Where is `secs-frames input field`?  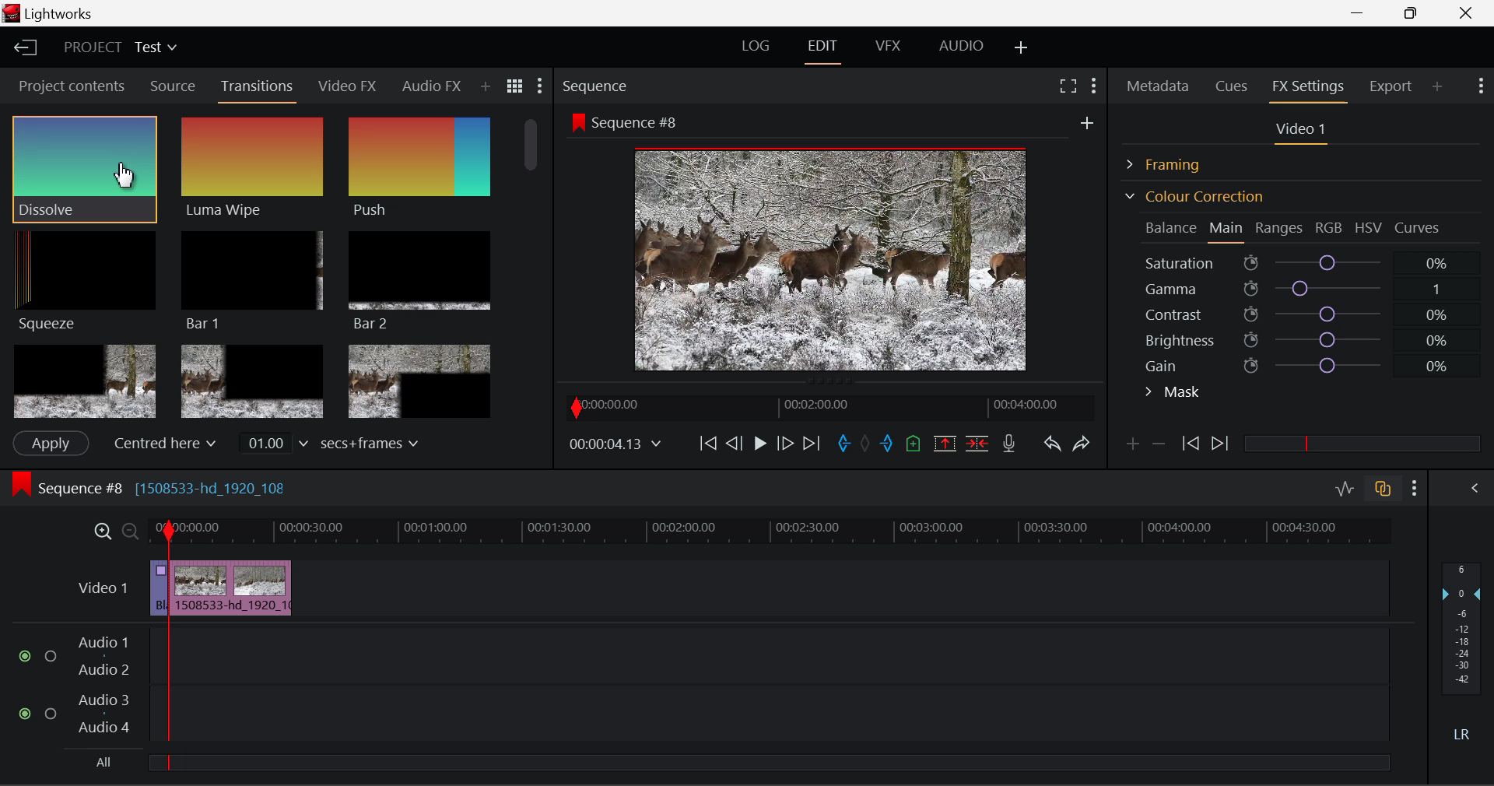
secs-frames input field is located at coordinates (331, 442).